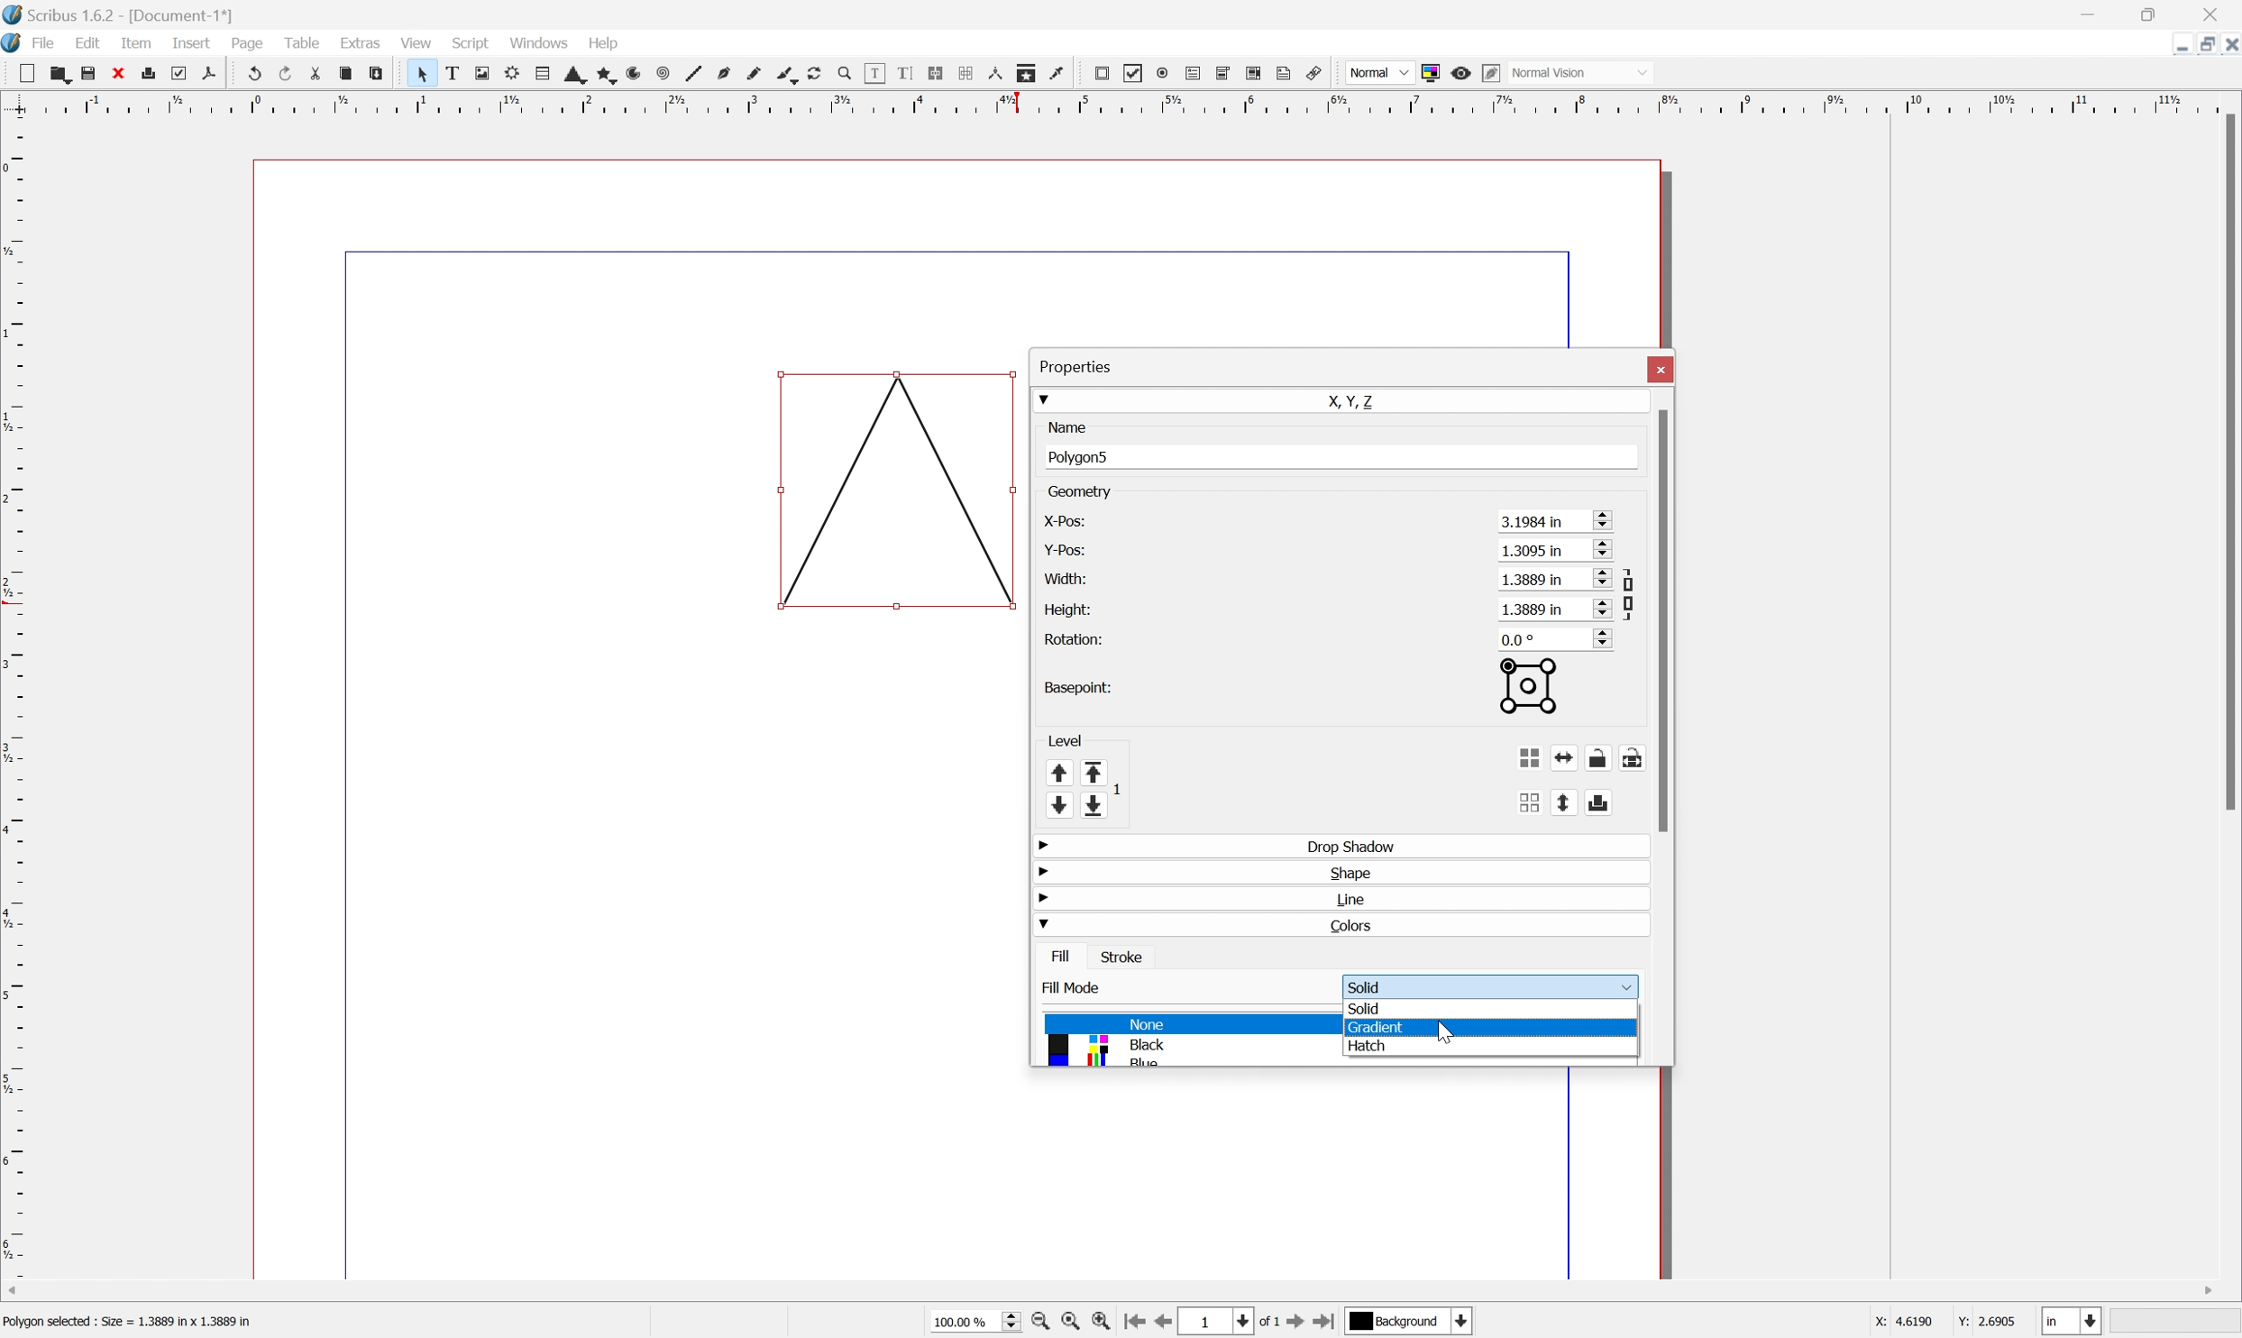  I want to click on Normal, so click(1380, 72).